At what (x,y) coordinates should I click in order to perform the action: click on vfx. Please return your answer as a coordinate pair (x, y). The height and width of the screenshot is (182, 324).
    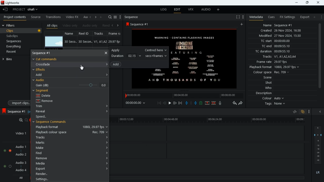
    Looking at the image, I should click on (190, 10).